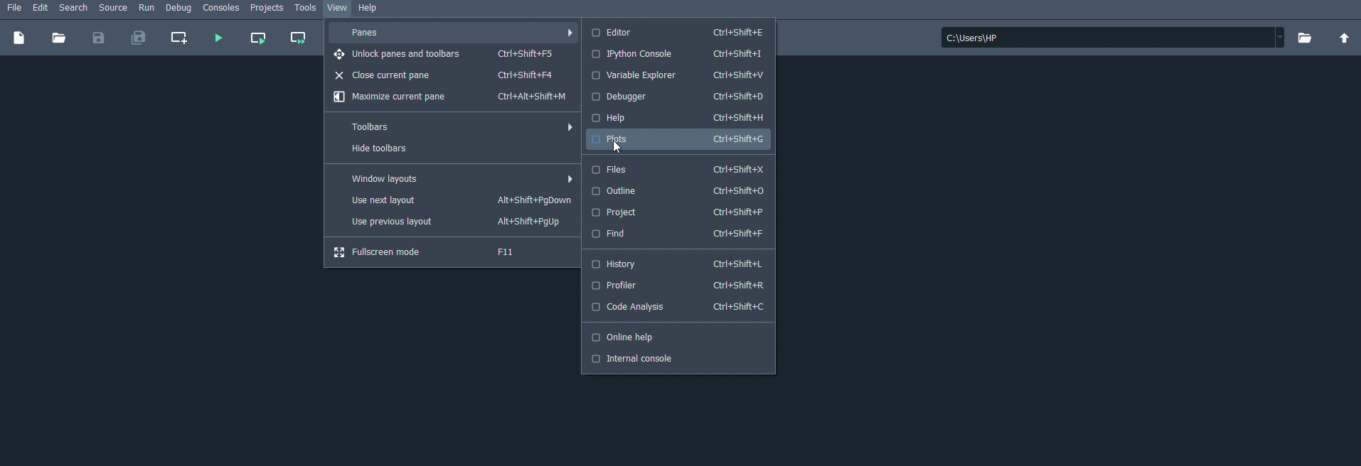 The image size is (1361, 466). I want to click on Code Analysis, so click(678, 307).